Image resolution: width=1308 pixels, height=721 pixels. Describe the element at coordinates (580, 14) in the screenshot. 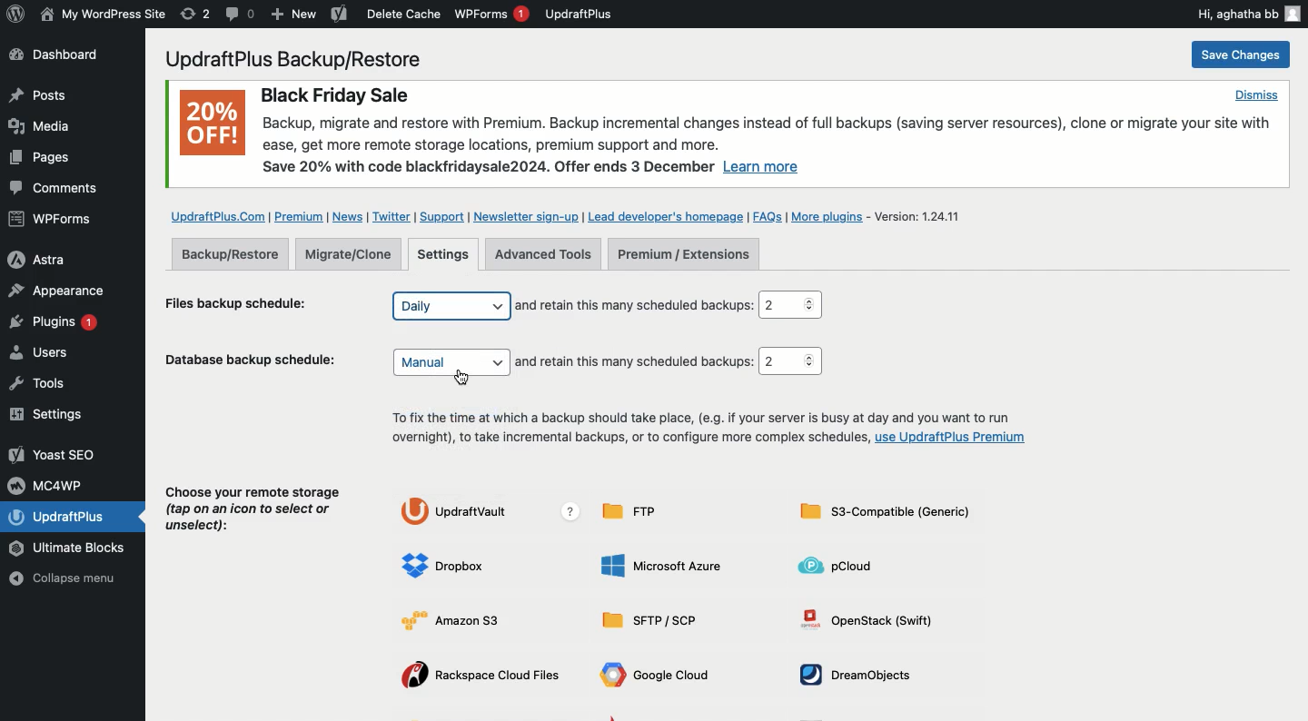

I see `UpdraftPlus` at that location.